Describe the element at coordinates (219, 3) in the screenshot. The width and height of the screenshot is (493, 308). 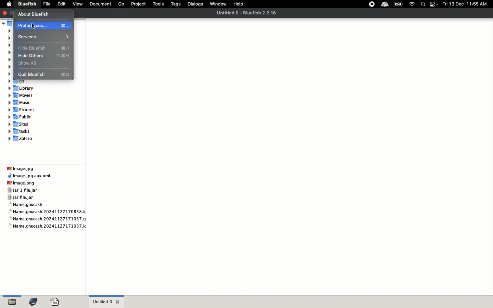
I see `windows` at that location.